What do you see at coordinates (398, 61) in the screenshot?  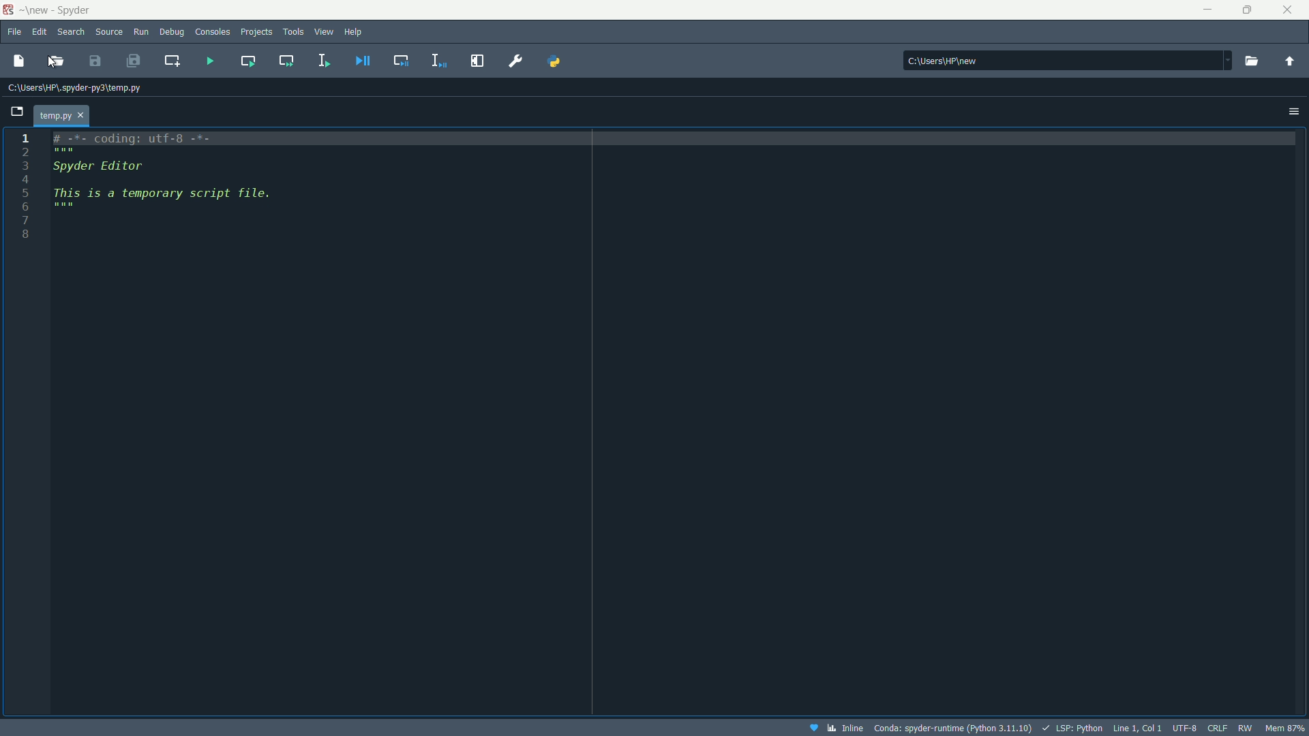 I see `Debug cell` at bounding box center [398, 61].